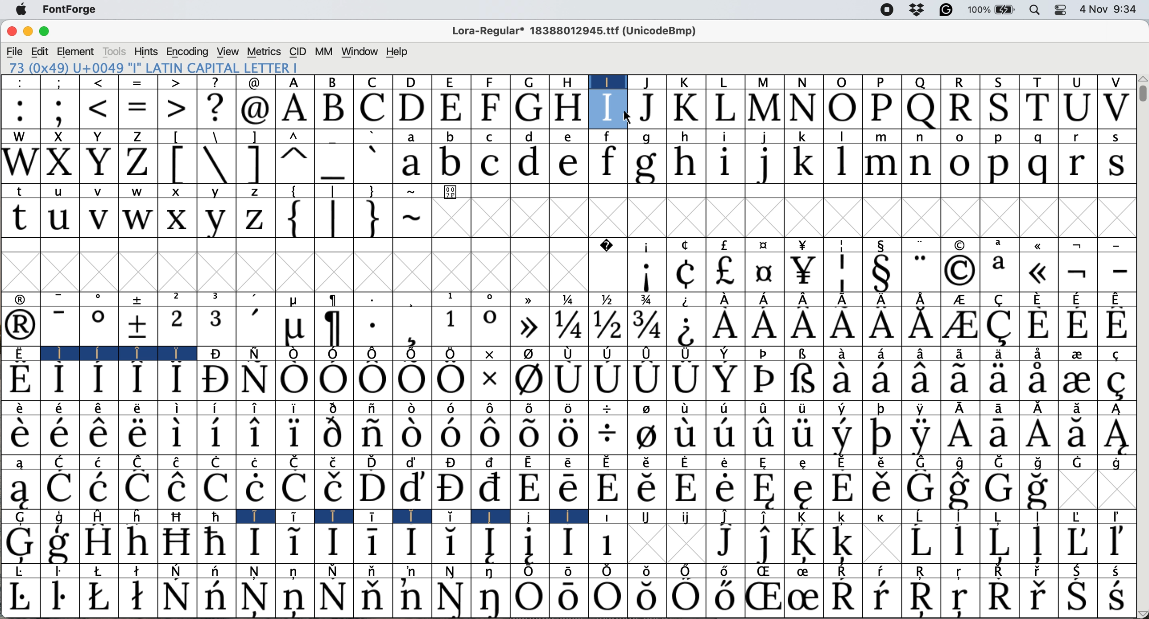 Image resolution: width=1149 pixels, height=619 pixels. What do you see at coordinates (569, 462) in the screenshot?
I see `Symbol` at bounding box center [569, 462].